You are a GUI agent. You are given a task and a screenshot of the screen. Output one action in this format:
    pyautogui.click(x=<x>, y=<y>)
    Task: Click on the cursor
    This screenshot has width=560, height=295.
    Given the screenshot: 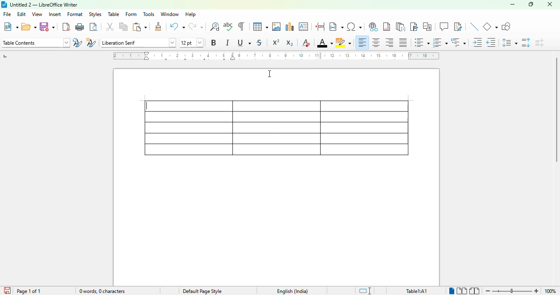 What is the action you would take?
    pyautogui.click(x=270, y=74)
    